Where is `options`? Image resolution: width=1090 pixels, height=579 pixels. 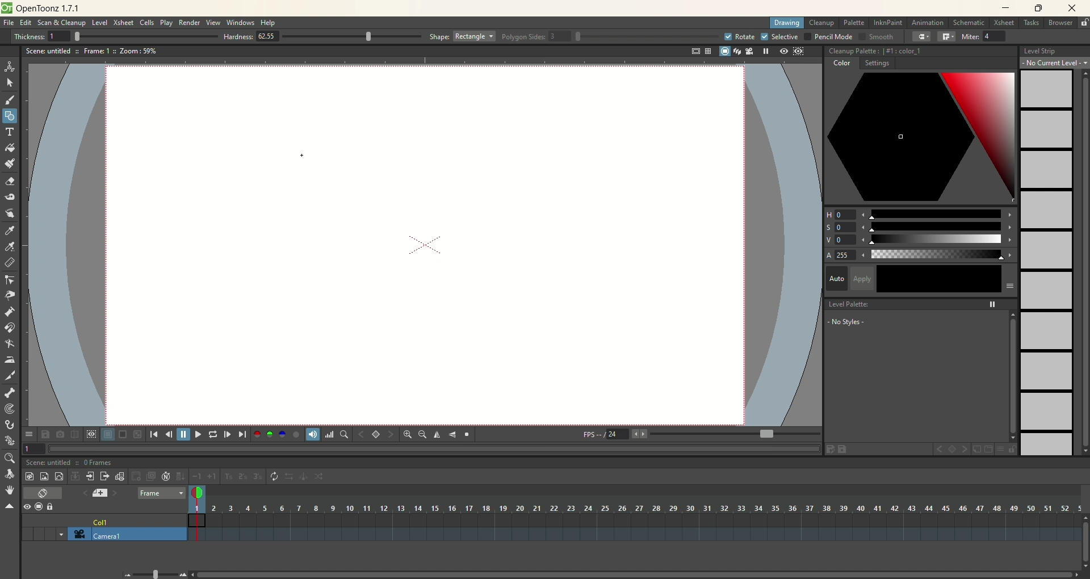 options is located at coordinates (28, 432).